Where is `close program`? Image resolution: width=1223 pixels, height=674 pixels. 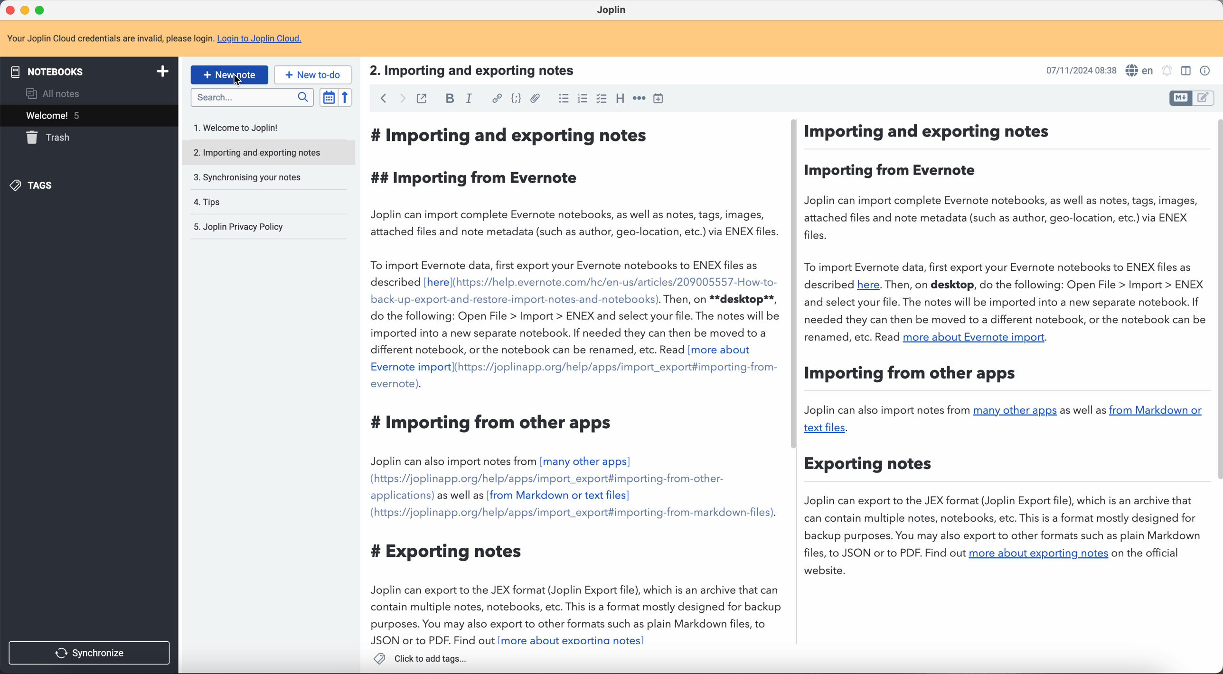
close program is located at coordinates (9, 11).